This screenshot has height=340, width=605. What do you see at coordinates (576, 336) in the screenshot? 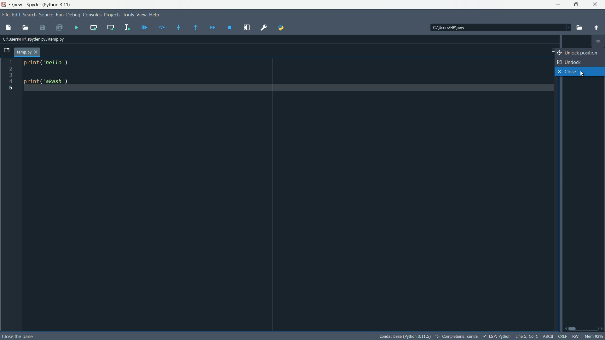
I see `RW` at bounding box center [576, 336].